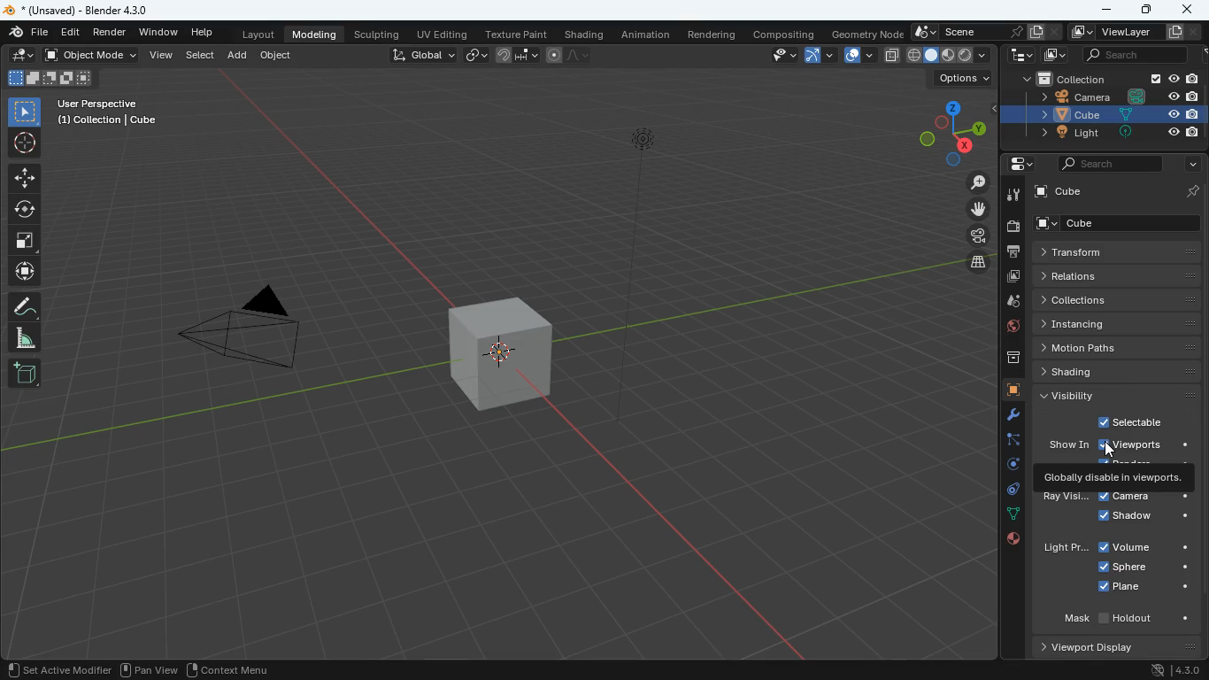 This screenshot has height=680, width=1209. I want to click on cursor, so click(1111, 449).